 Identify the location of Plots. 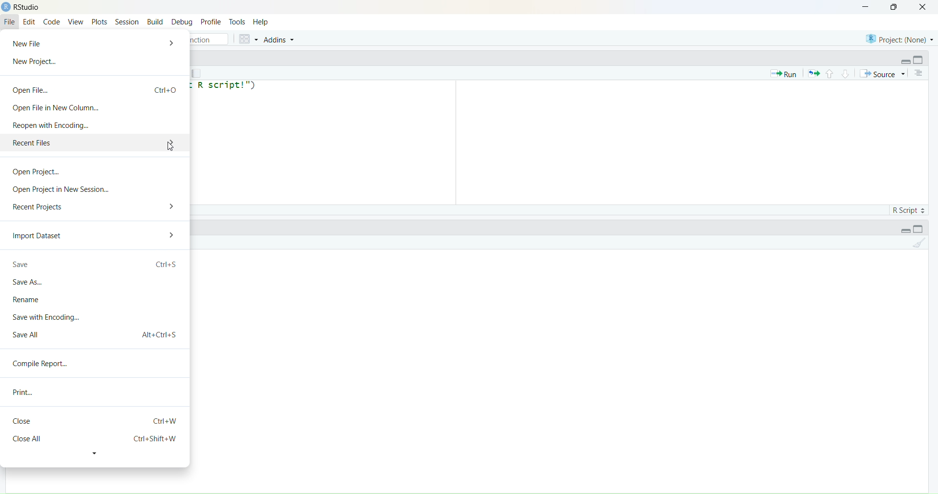
(99, 21).